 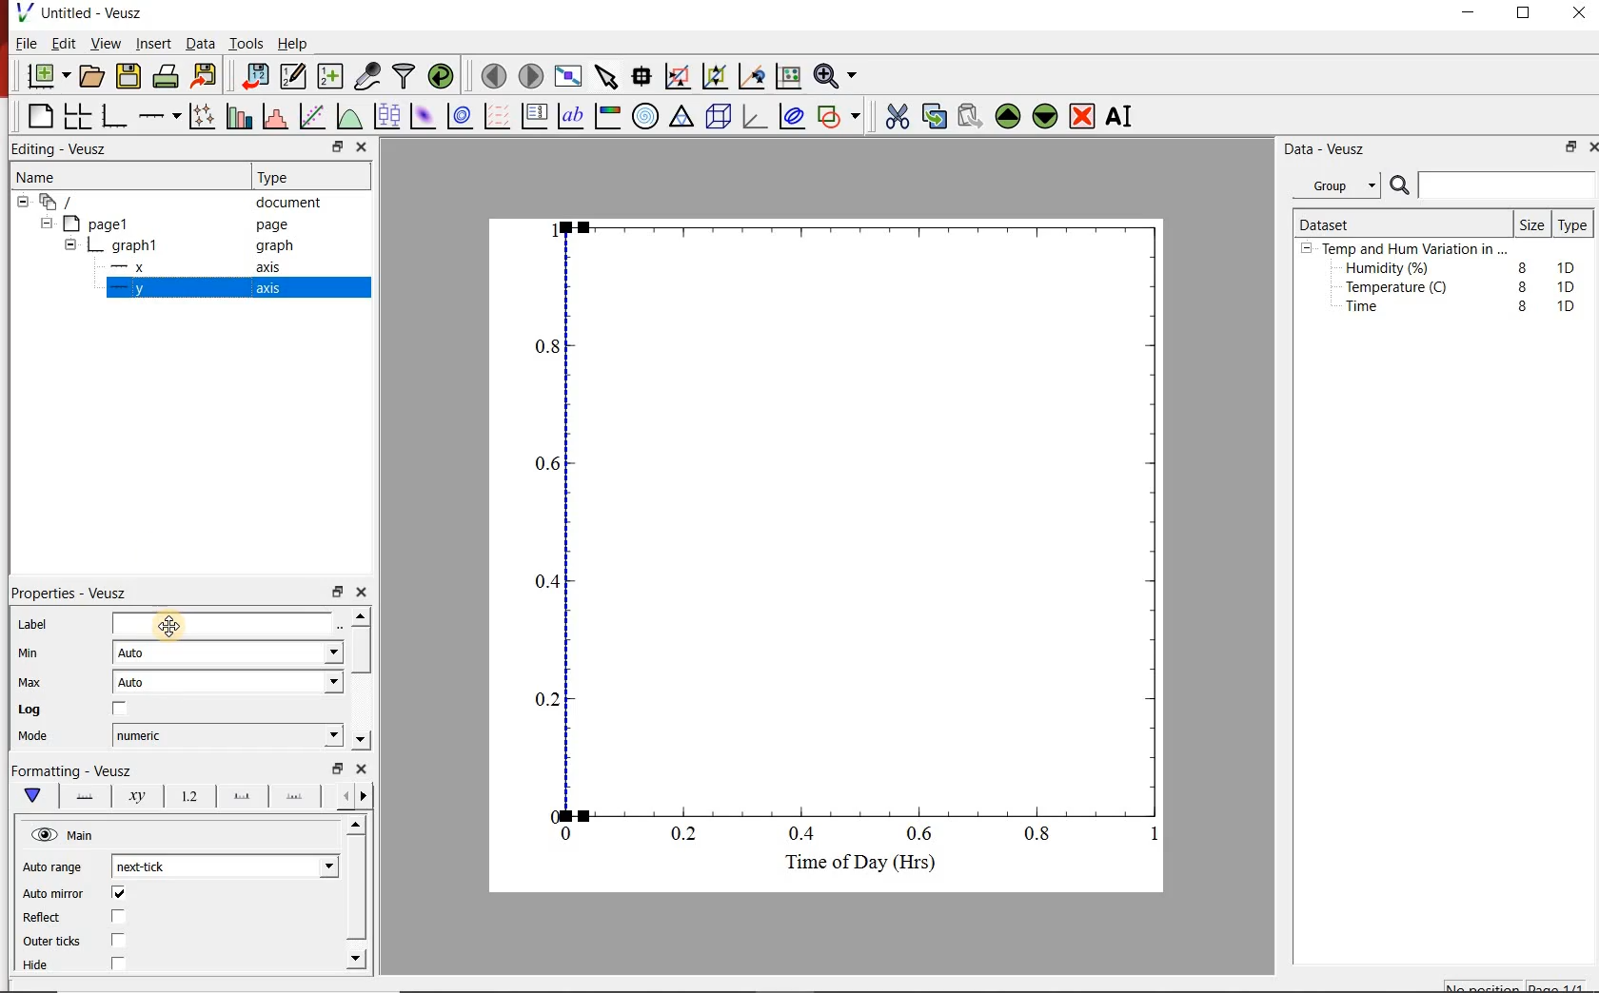 I want to click on arrange graphs in a grid, so click(x=80, y=113).